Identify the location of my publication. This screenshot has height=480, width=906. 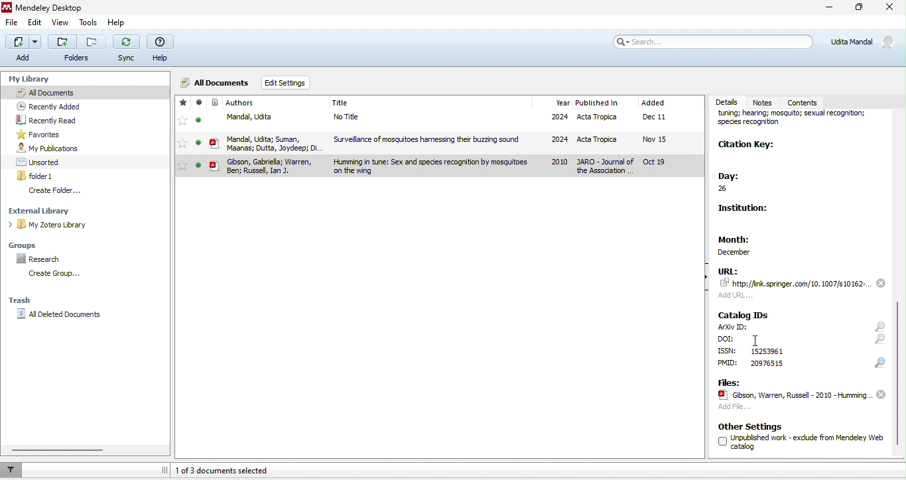
(48, 149).